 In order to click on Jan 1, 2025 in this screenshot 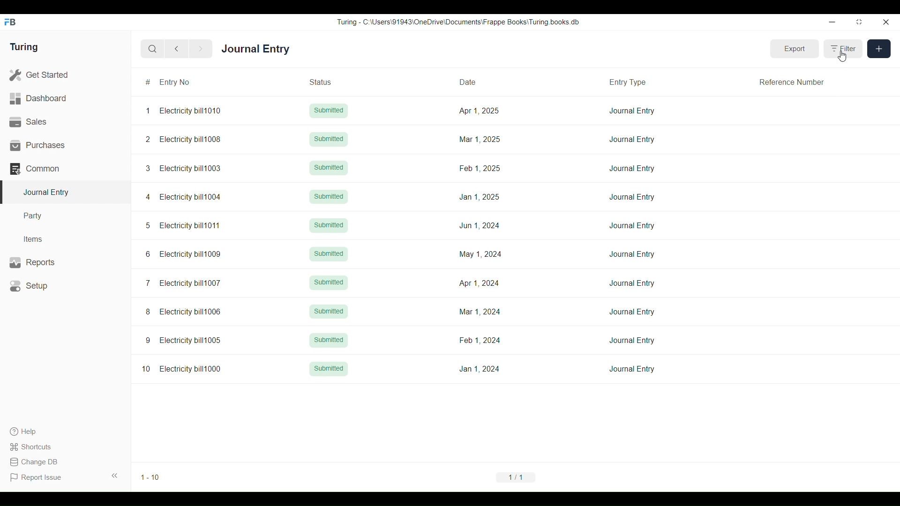, I will do `click(480, 197)`.